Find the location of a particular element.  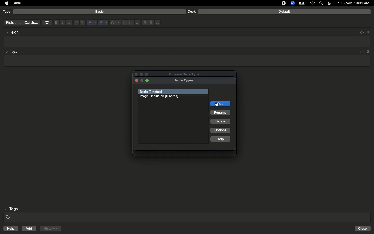

date and time is located at coordinates (354, 3).